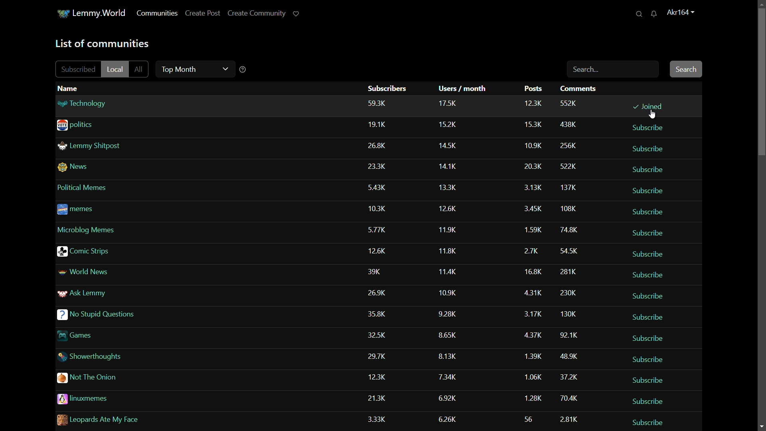 The height and width of the screenshot is (431, 766). I want to click on comments, so click(569, 188).